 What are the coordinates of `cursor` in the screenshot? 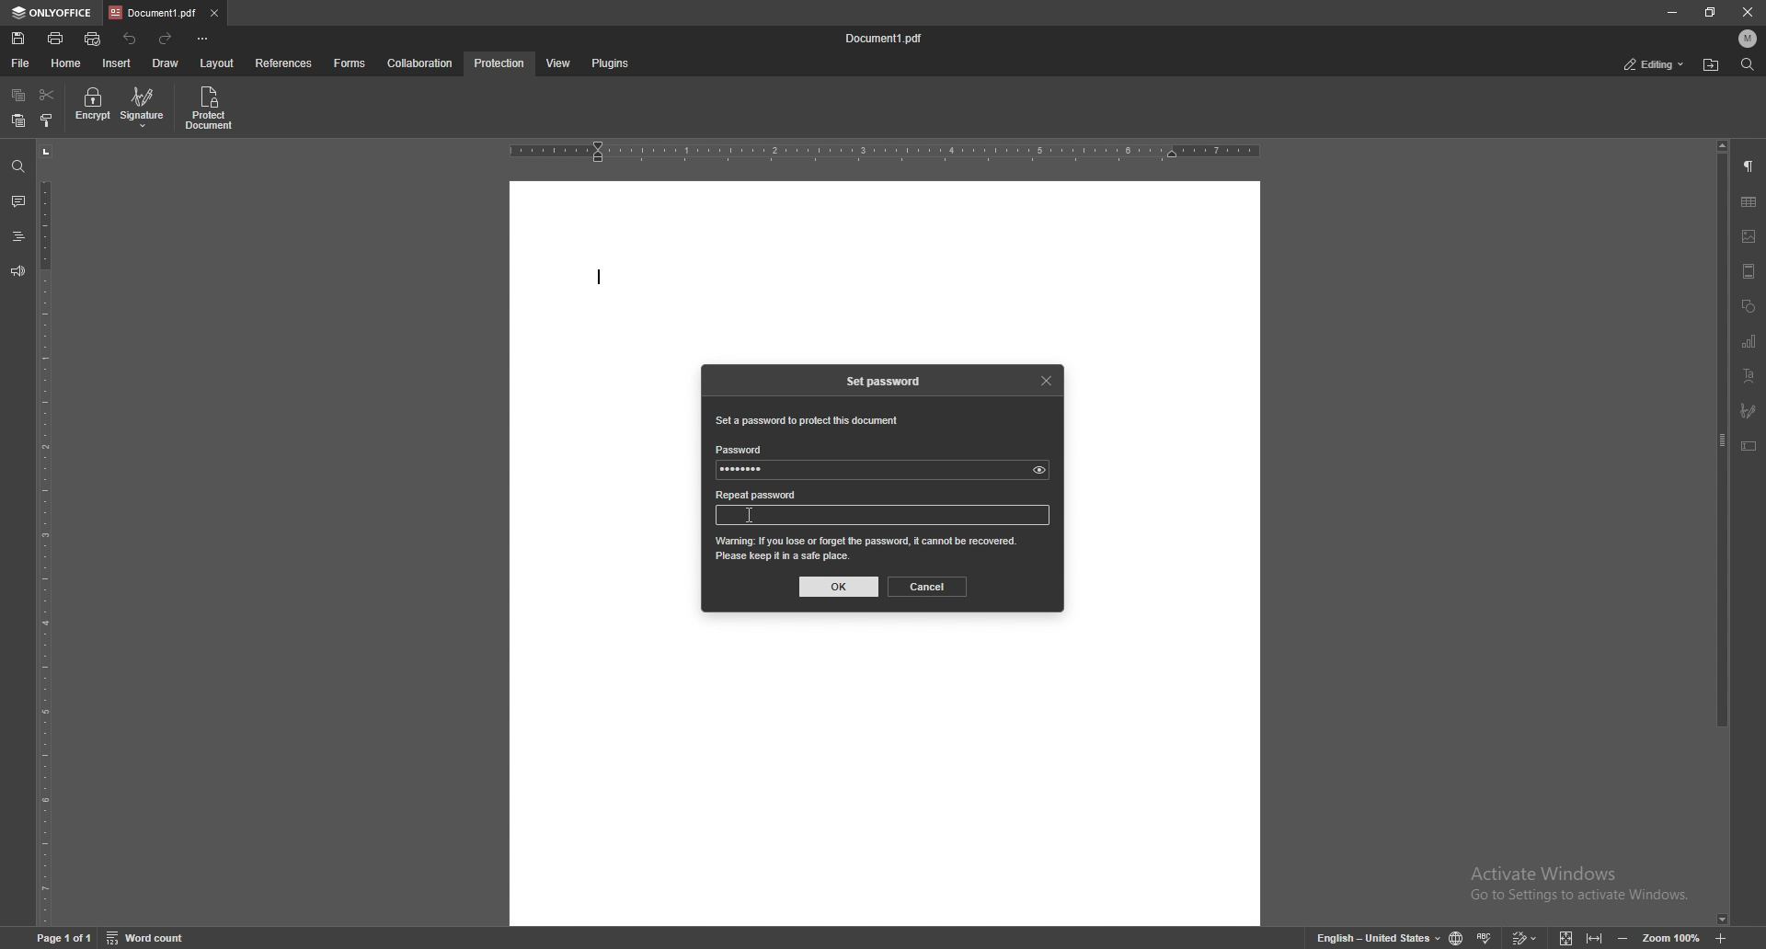 It's located at (751, 515).